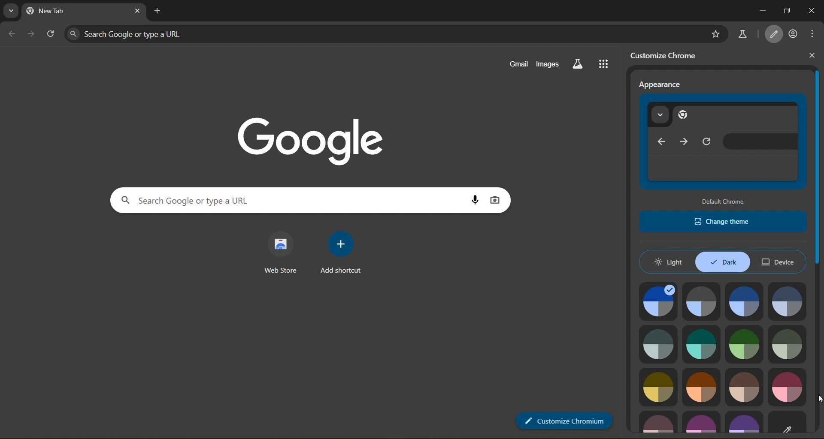 This screenshot has width=824, height=439. I want to click on gmail, so click(518, 64).